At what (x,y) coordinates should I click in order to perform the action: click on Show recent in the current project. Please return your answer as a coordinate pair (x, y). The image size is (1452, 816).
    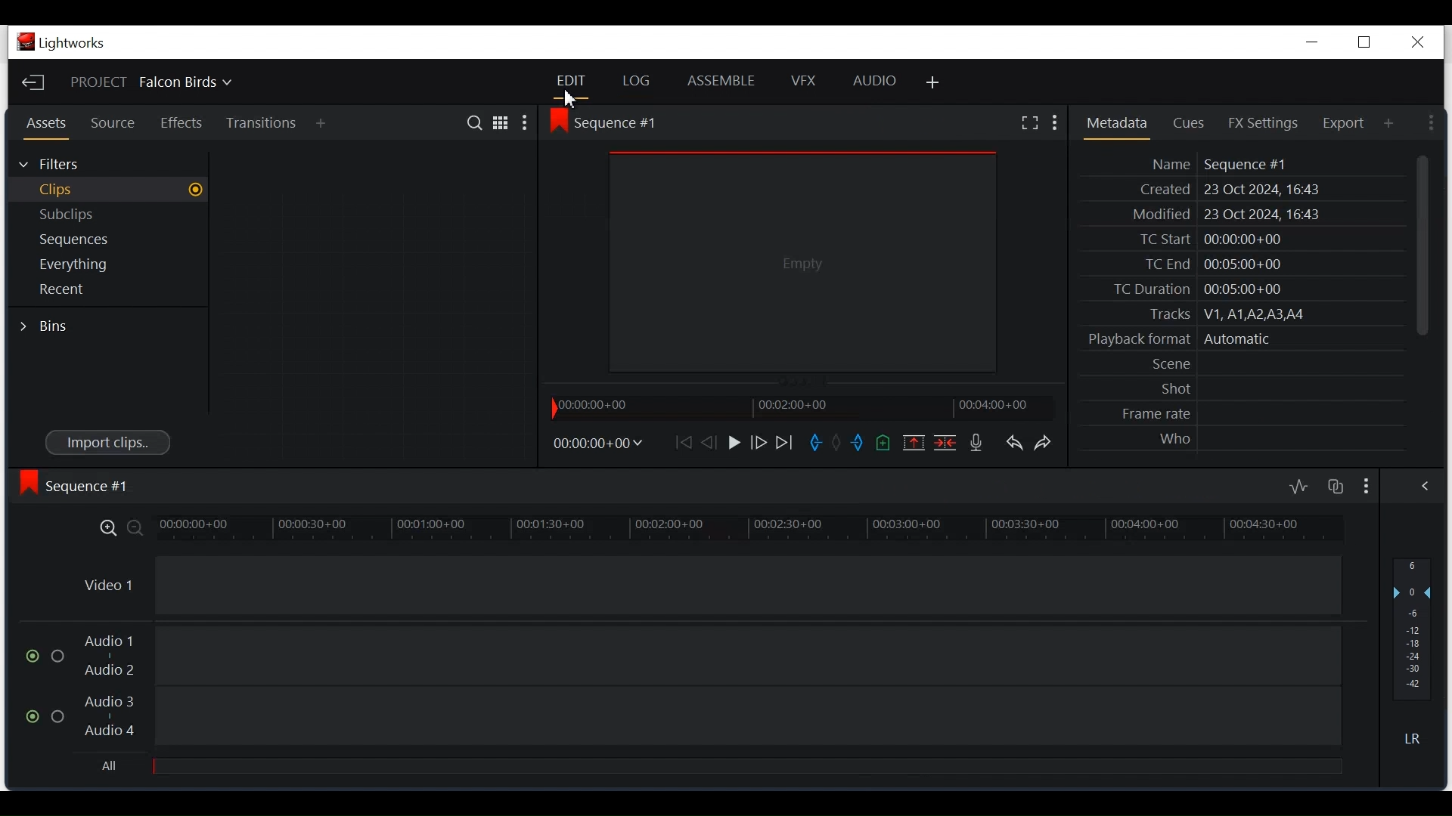
    Looking at the image, I should click on (108, 292).